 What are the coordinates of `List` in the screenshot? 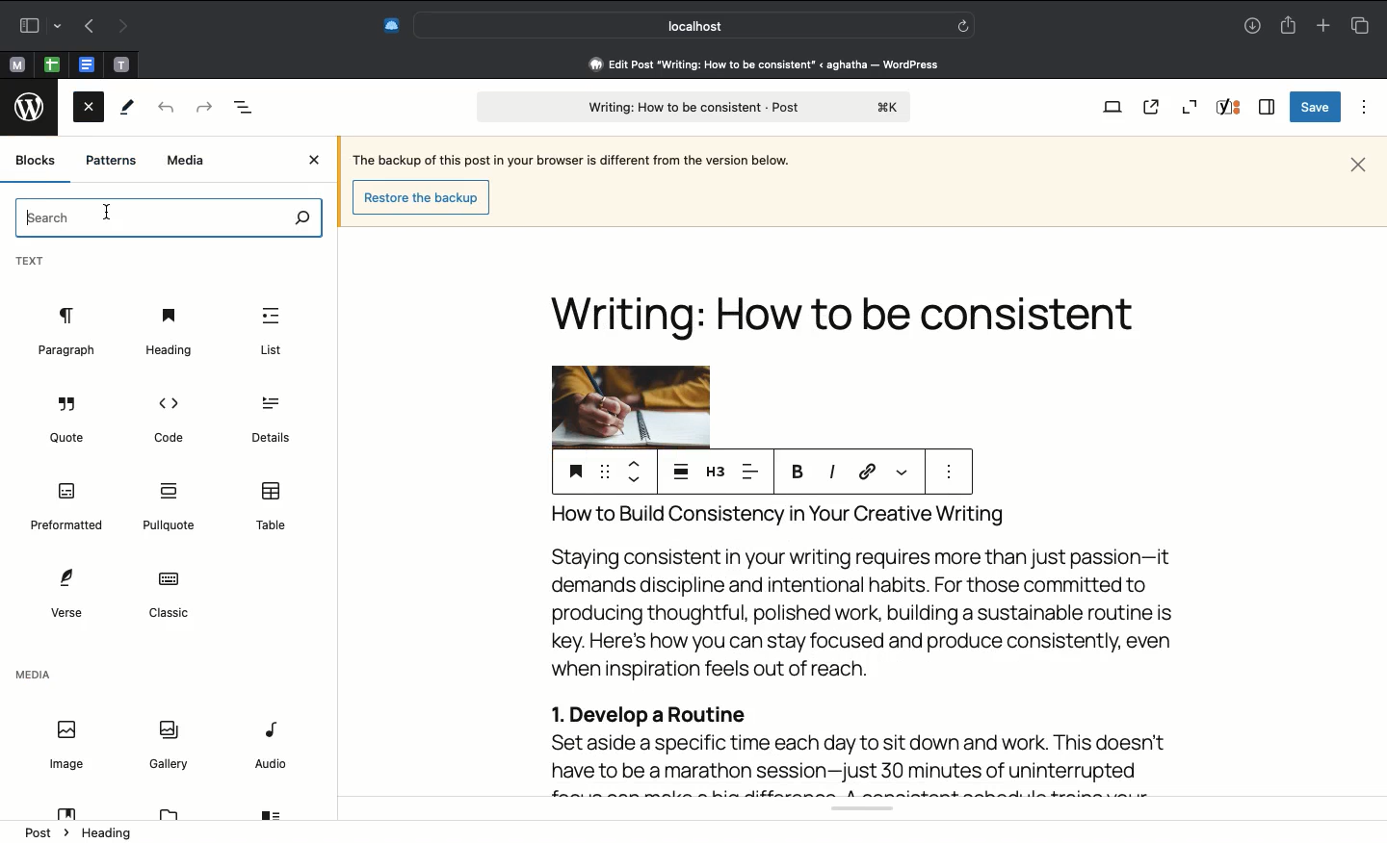 It's located at (271, 332).